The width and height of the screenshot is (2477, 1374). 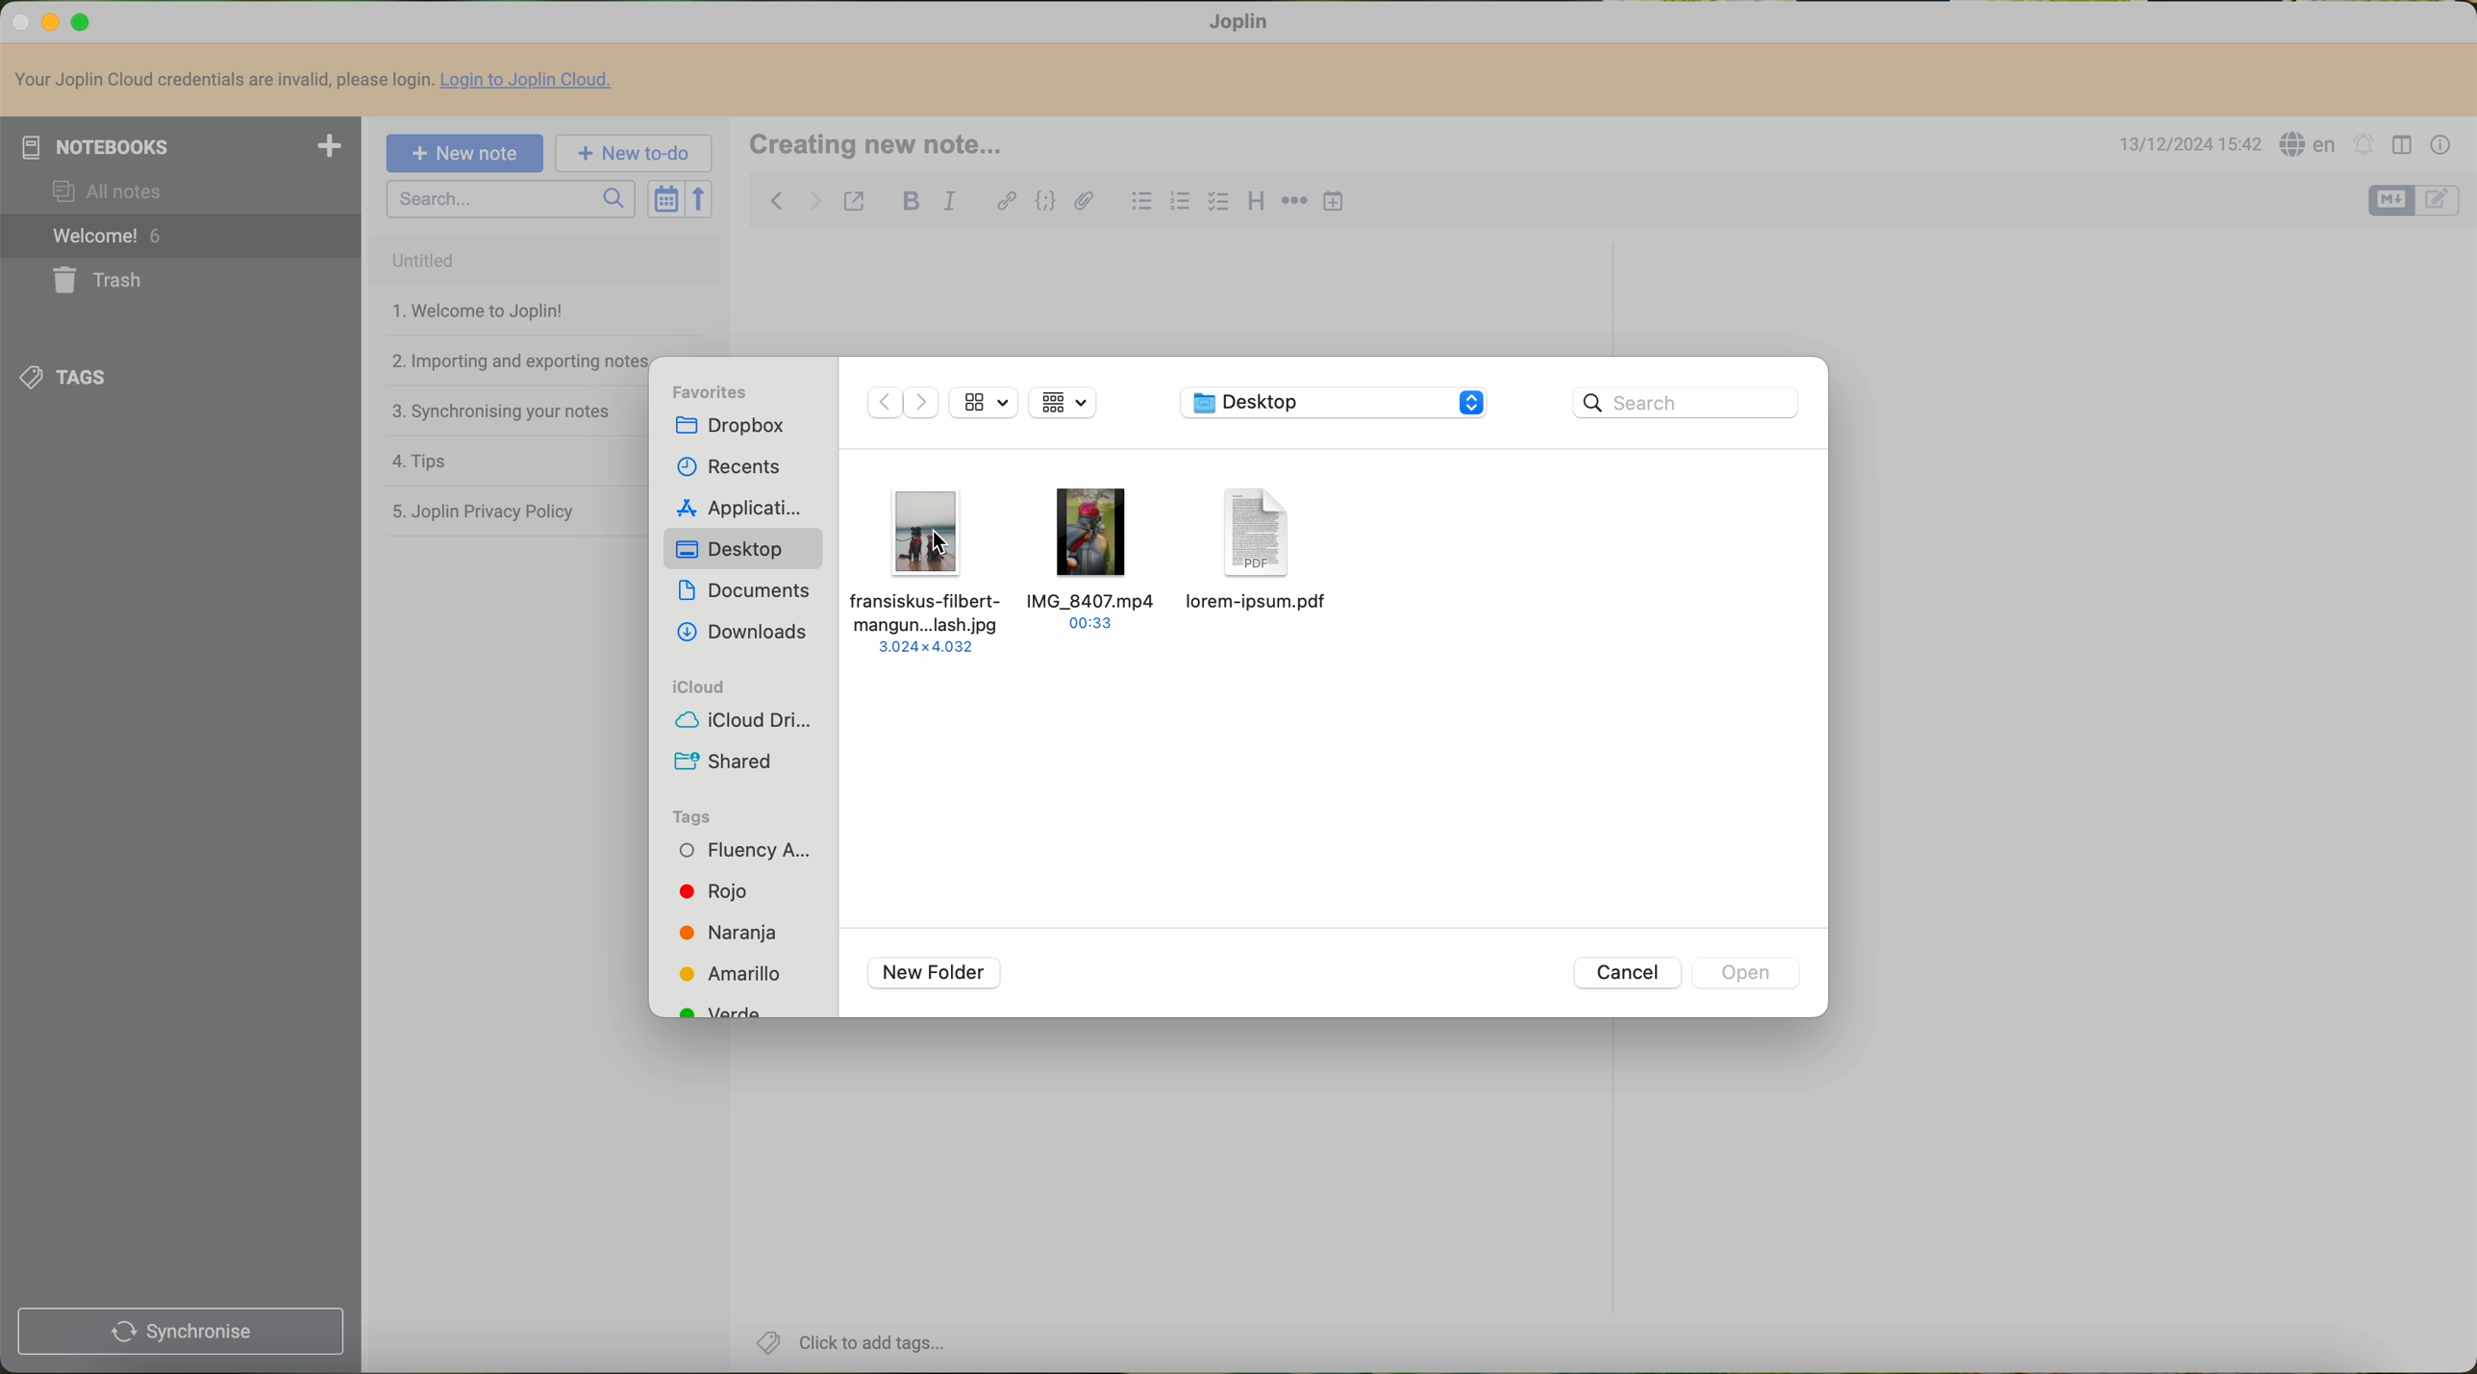 What do you see at coordinates (2186, 146) in the screenshot?
I see `date and hour` at bounding box center [2186, 146].